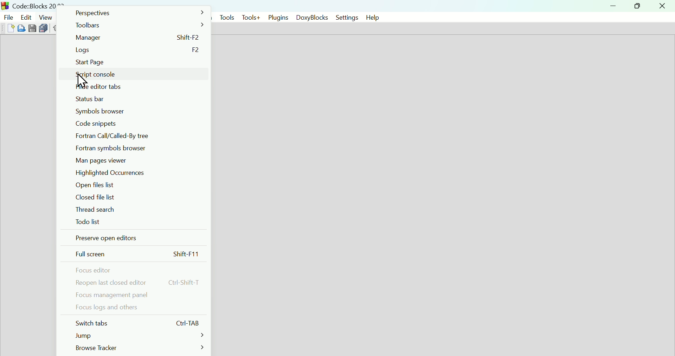 The width and height of the screenshot is (675, 356). What do you see at coordinates (136, 86) in the screenshot?
I see `Hide editor tabs` at bounding box center [136, 86].